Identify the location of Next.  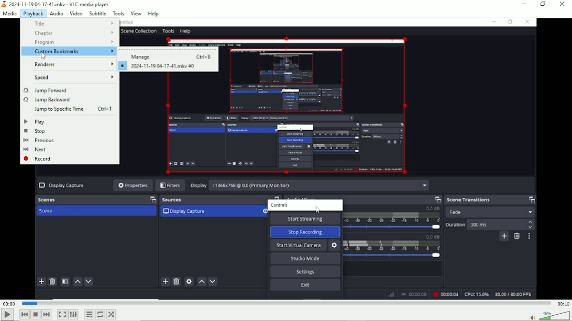
(35, 150).